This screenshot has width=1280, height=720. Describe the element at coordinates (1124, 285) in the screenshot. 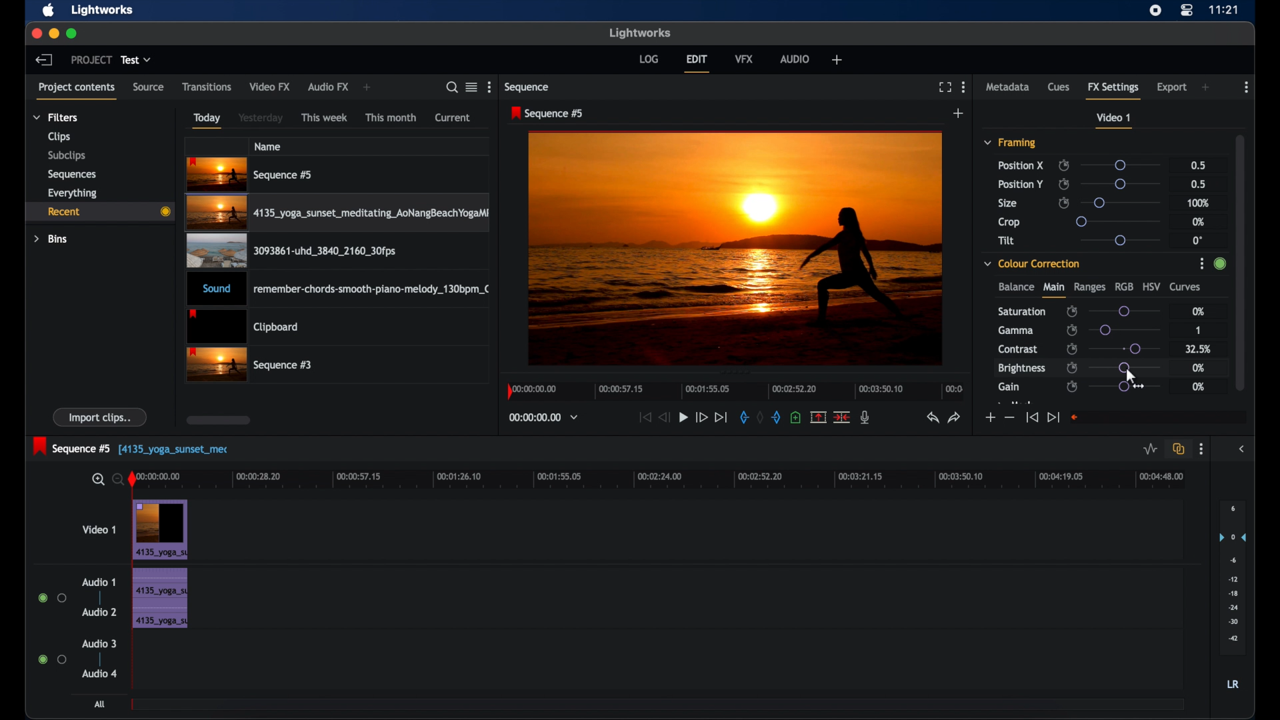

I see `rgb` at that location.